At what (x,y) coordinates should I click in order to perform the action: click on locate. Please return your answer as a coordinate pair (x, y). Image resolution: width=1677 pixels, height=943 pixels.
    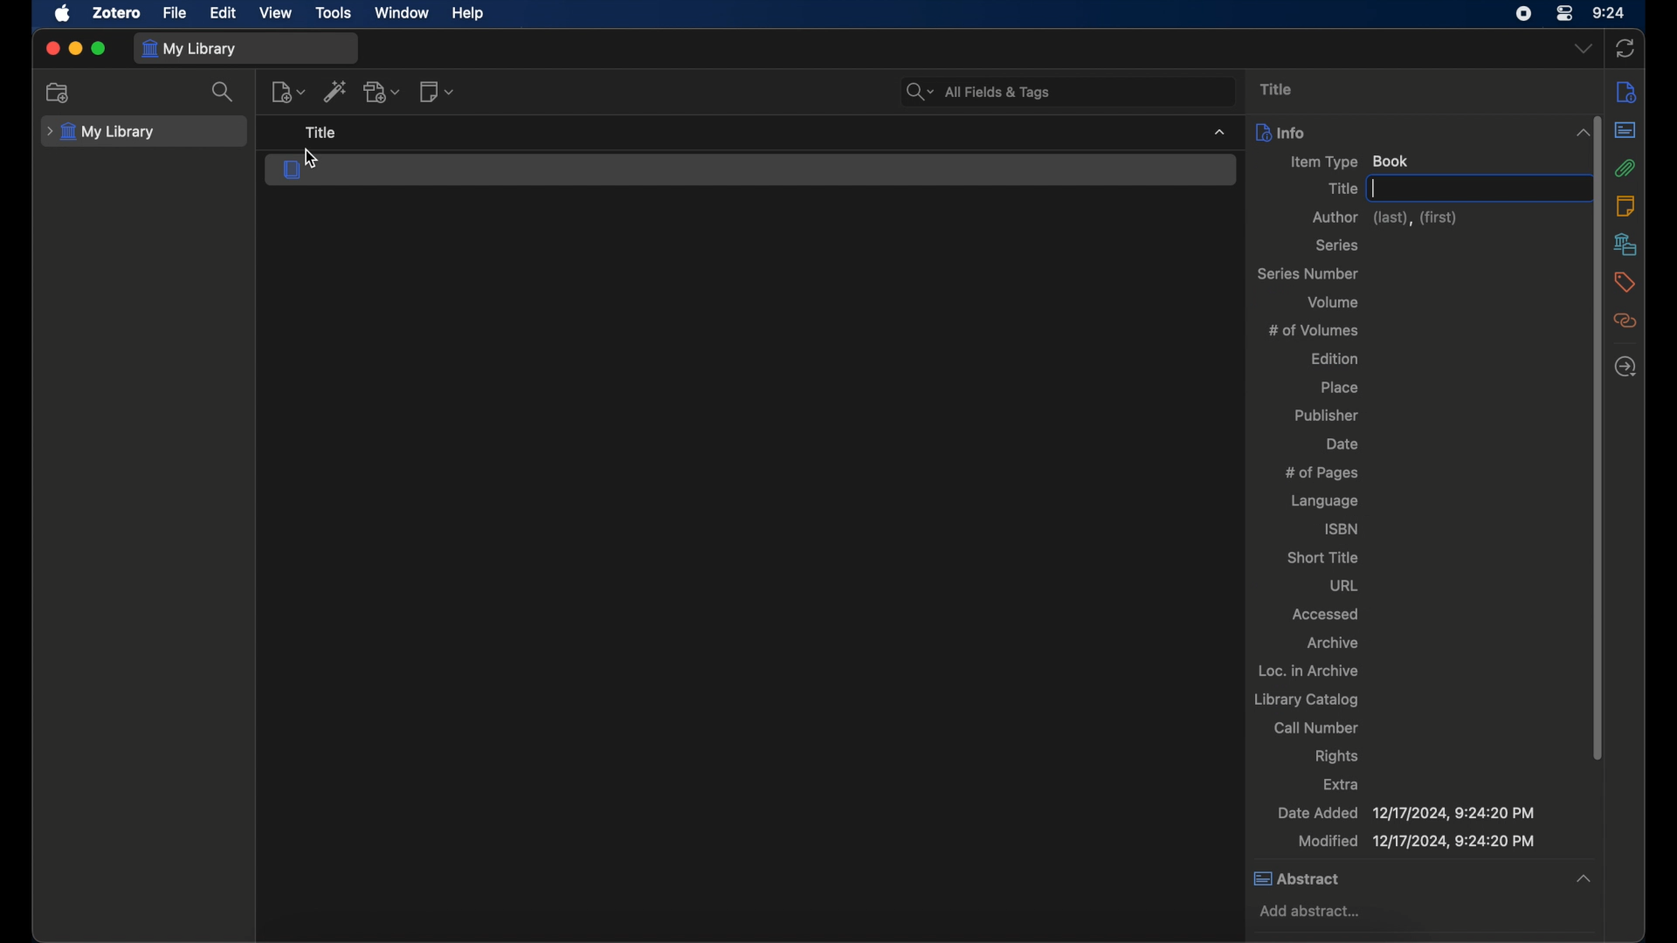
    Looking at the image, I should click on (1625, 368).